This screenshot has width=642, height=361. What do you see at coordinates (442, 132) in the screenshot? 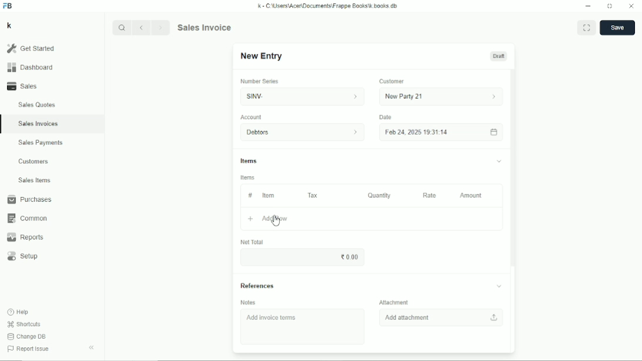
I see `Feb 24, 2025 19:31:14` at bounding box center [442, 132].